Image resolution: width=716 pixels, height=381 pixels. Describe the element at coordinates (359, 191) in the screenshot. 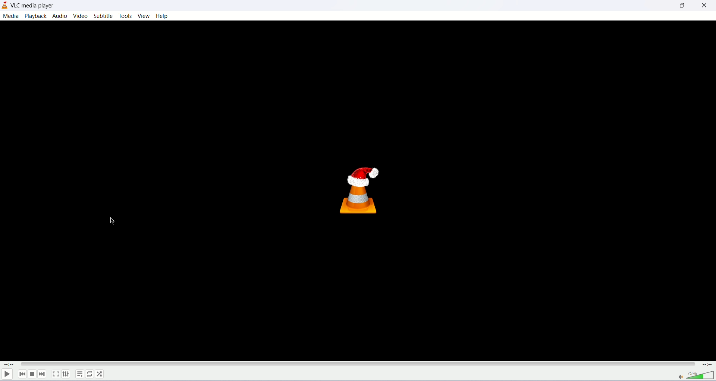

I see `vlc logo` at that location.